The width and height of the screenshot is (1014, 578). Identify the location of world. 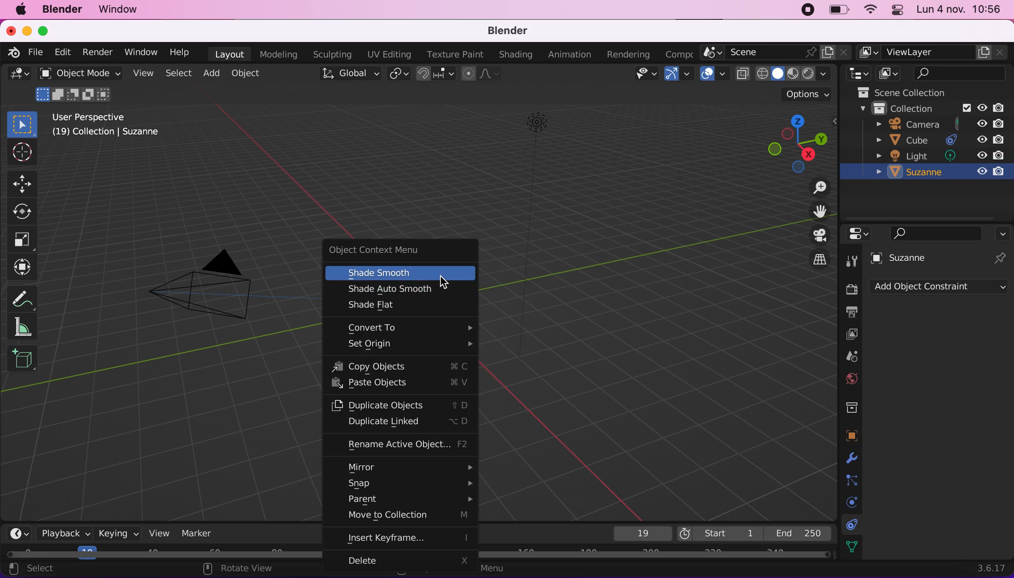
(852, 378).